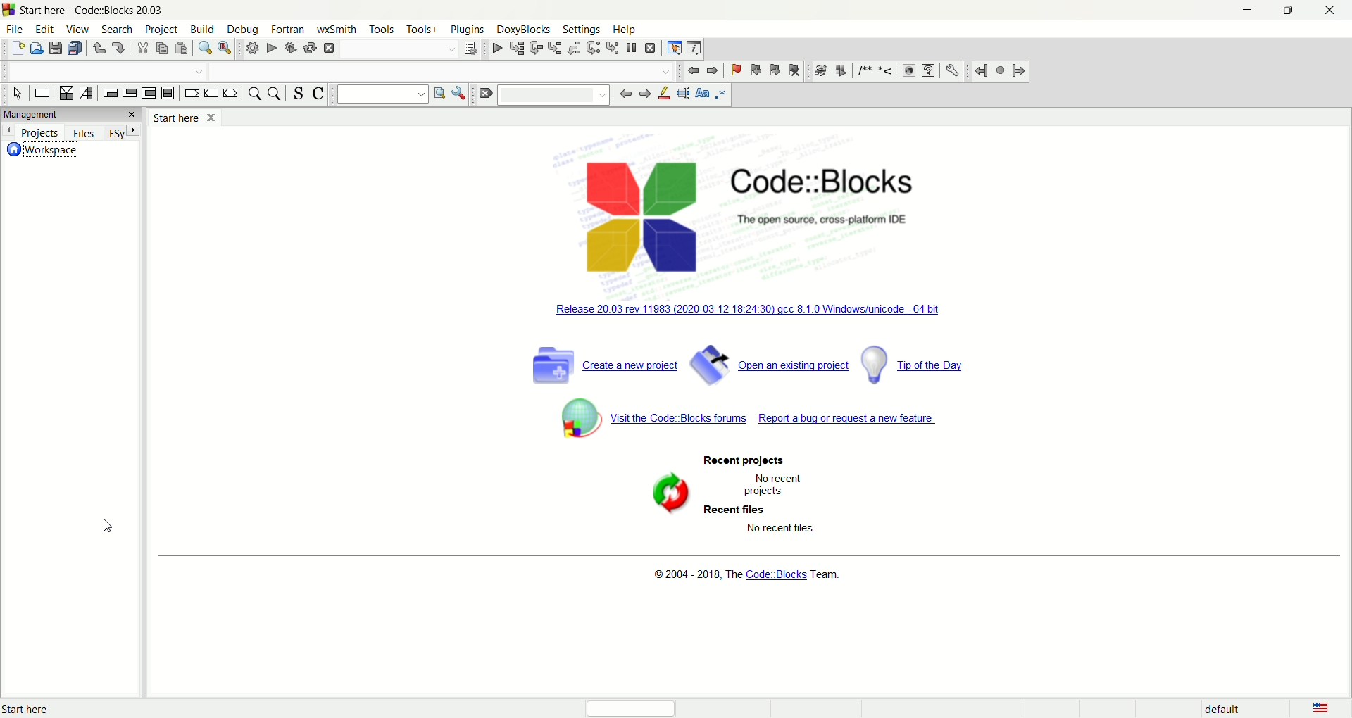 This screenshot has height=718, width=1352. I want to click on entry condition loop, so click(111, 94).